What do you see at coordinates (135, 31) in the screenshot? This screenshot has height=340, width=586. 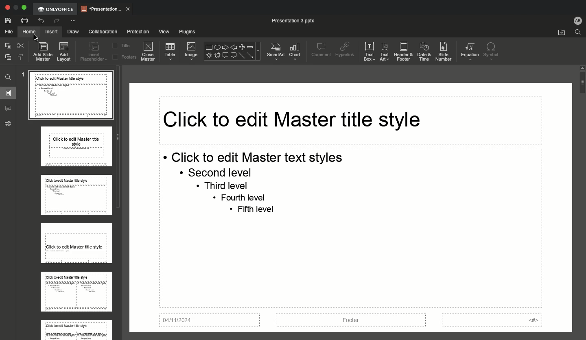 I see `Placeholder` at bounding box center [135, 31].